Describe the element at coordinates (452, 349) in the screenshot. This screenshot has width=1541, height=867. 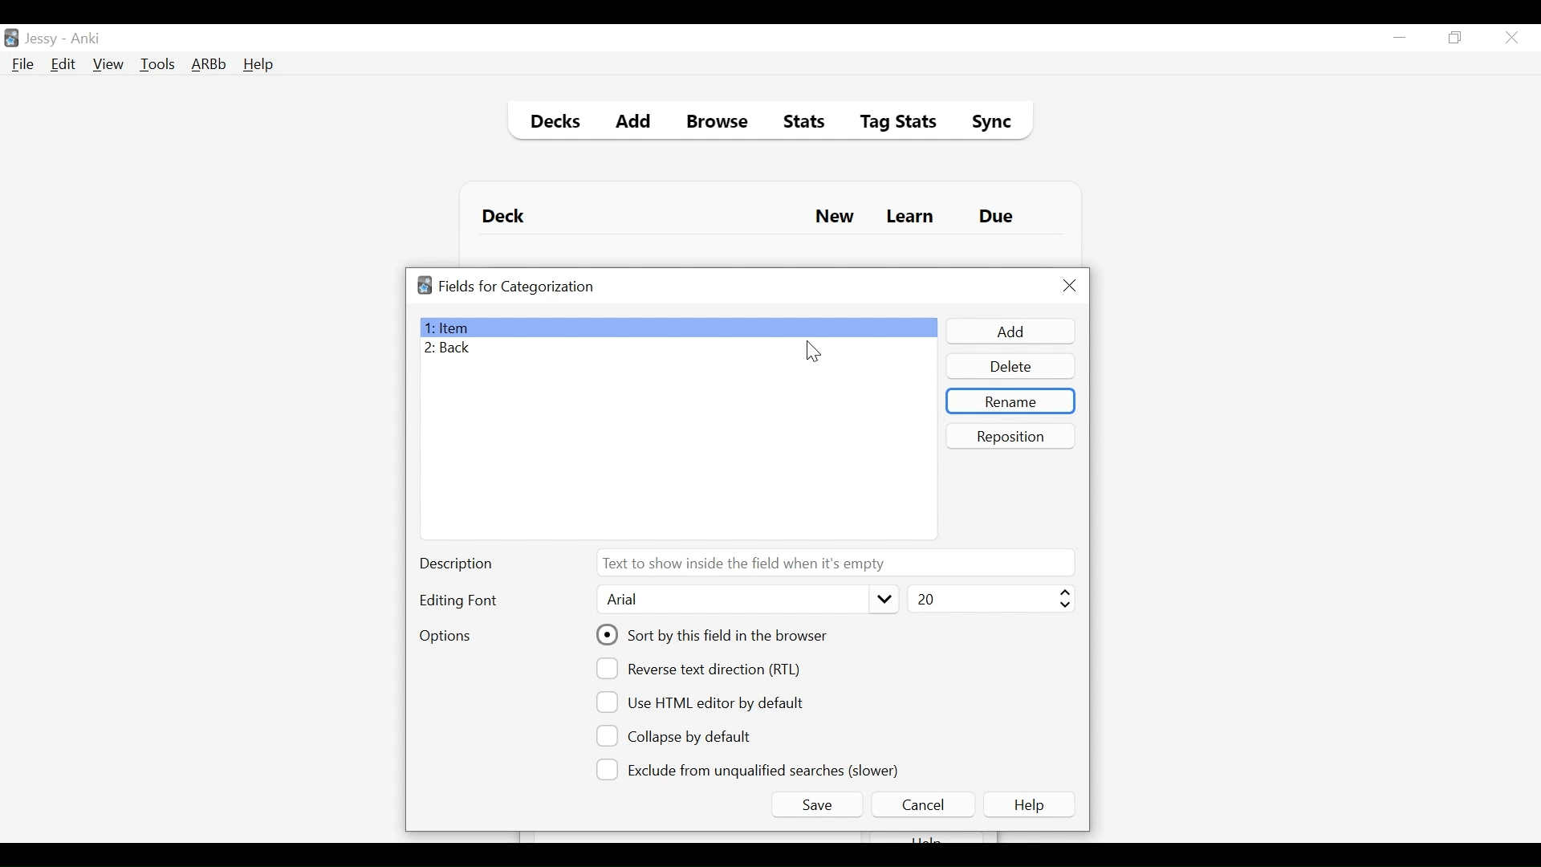
I see `Back` at that location.